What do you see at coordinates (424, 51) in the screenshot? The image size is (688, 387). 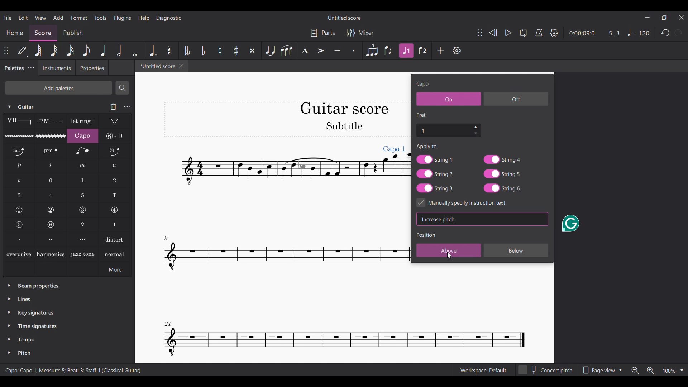 I see `Voice 2` at bounding box center [424, 51].